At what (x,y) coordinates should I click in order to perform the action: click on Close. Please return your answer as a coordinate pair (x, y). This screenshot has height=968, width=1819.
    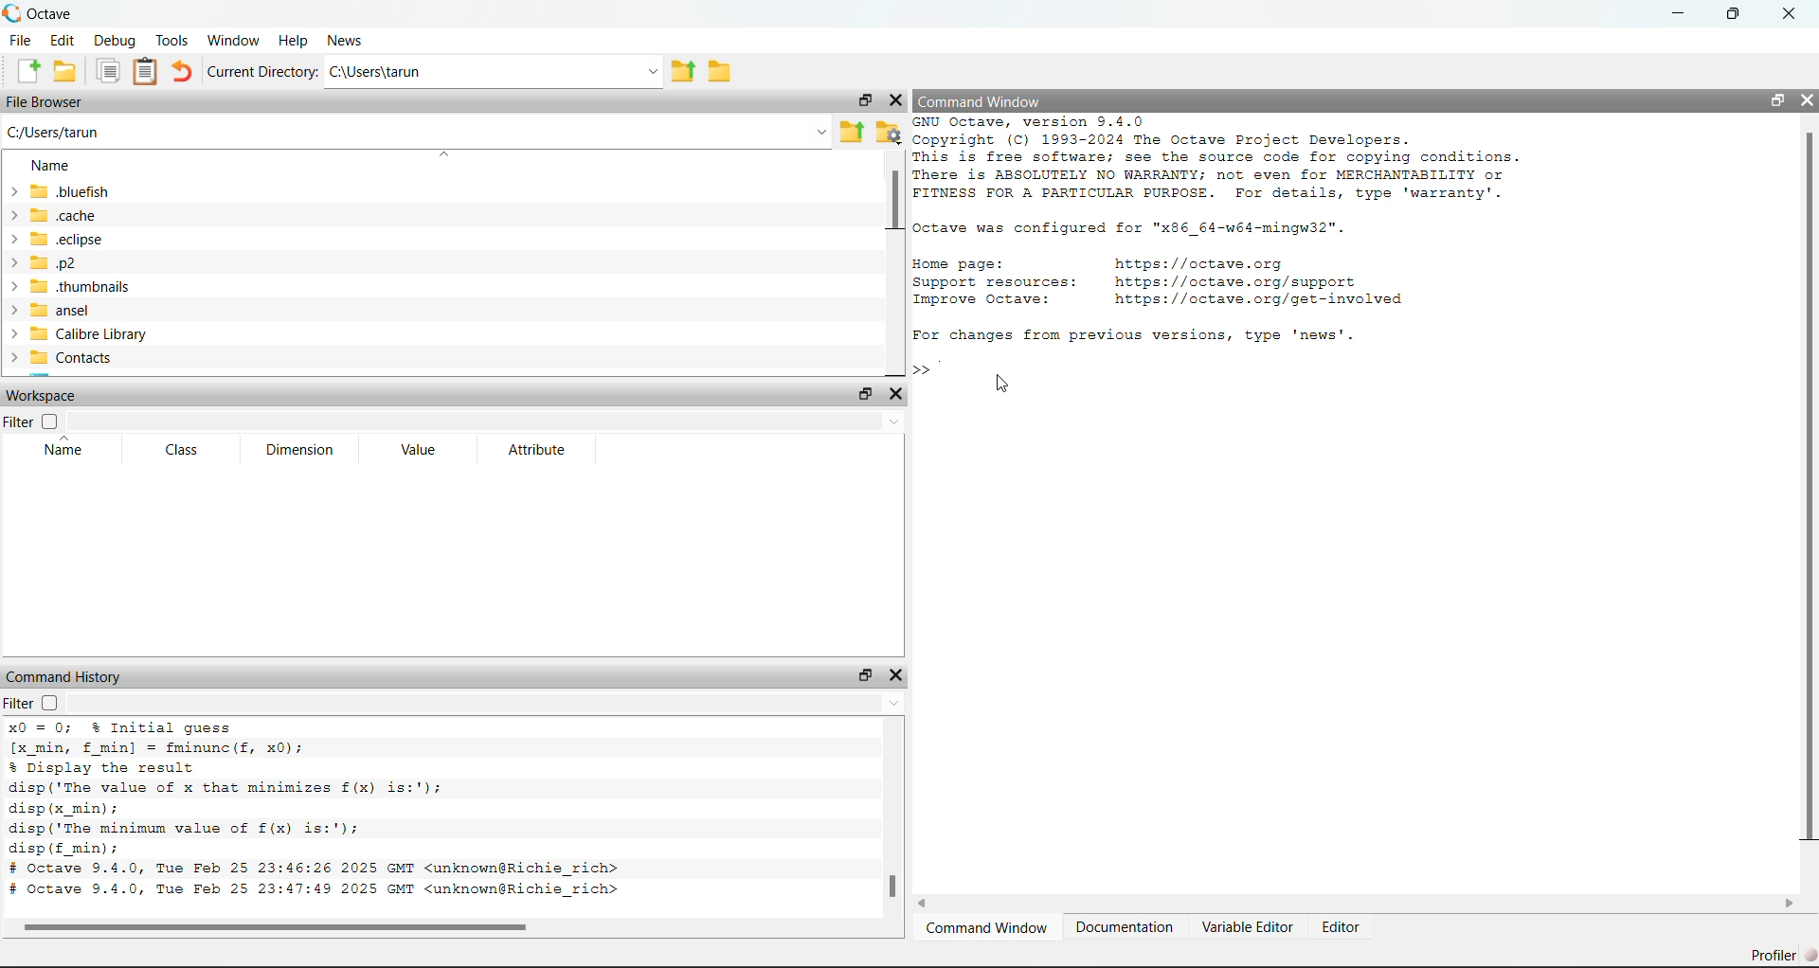
    Looking at the image, I should click on (903, 674).